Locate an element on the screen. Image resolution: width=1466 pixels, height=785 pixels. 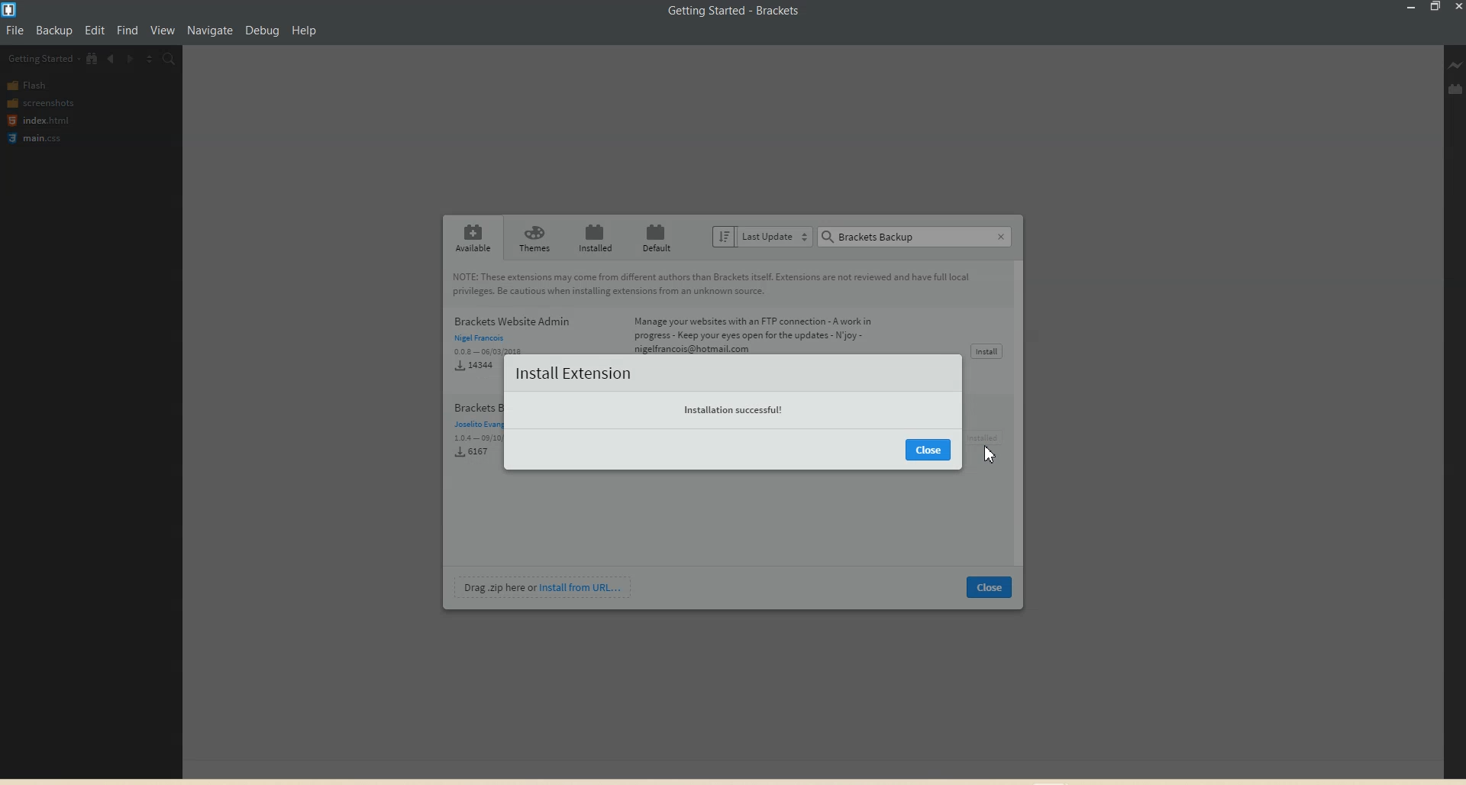
Close is located at coordinates (990, 587).